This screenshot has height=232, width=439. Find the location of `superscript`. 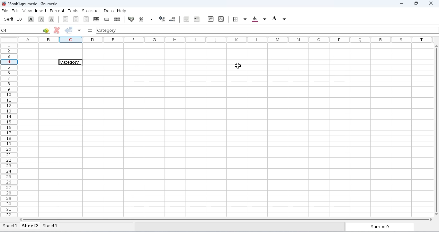

superscript is located at coordinates (223, 19).